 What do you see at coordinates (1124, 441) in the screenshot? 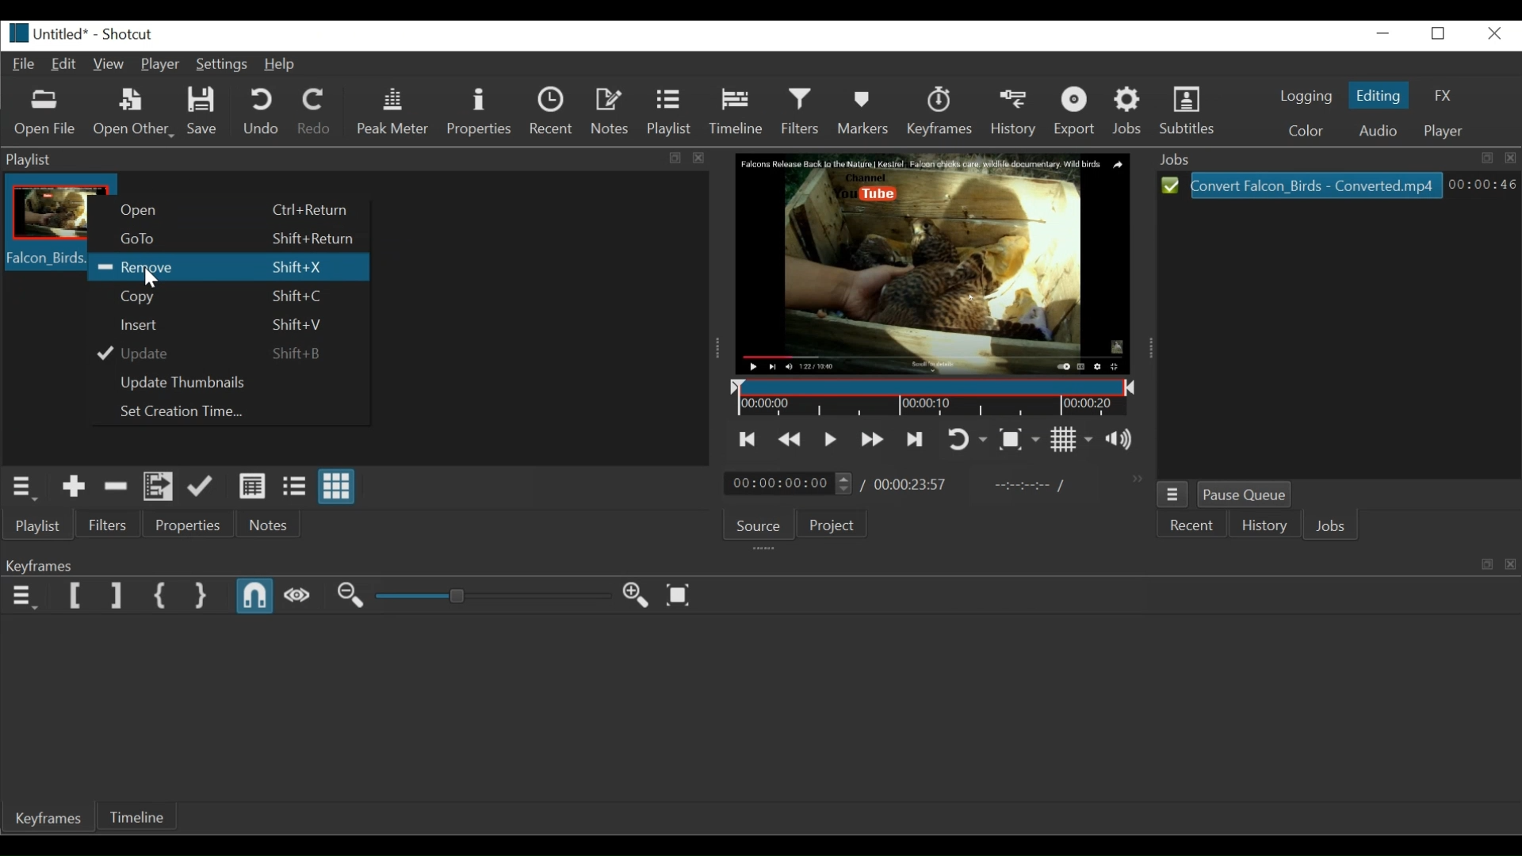
I see `Show the volume control` at bounding box center [1124, 441].